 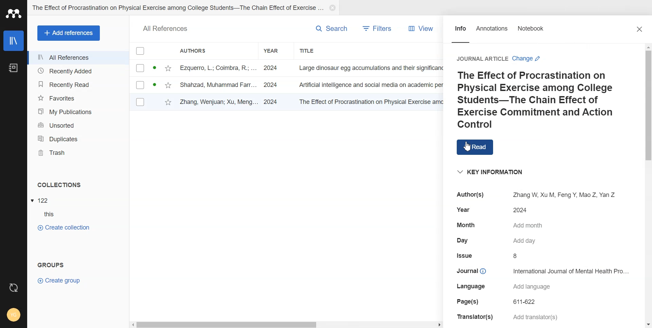 What do you see at coordinates (79, 98) in the screenshot?
I see `Favorites` at bounding box center [79, 98].